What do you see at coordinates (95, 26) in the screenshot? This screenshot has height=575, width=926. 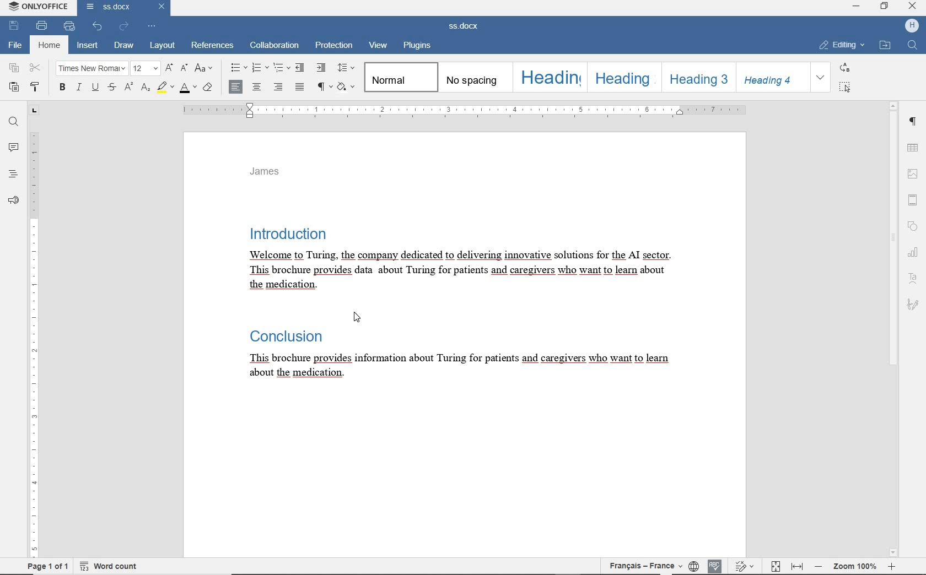 I see `UNDO` at bounding box center [95, 26].